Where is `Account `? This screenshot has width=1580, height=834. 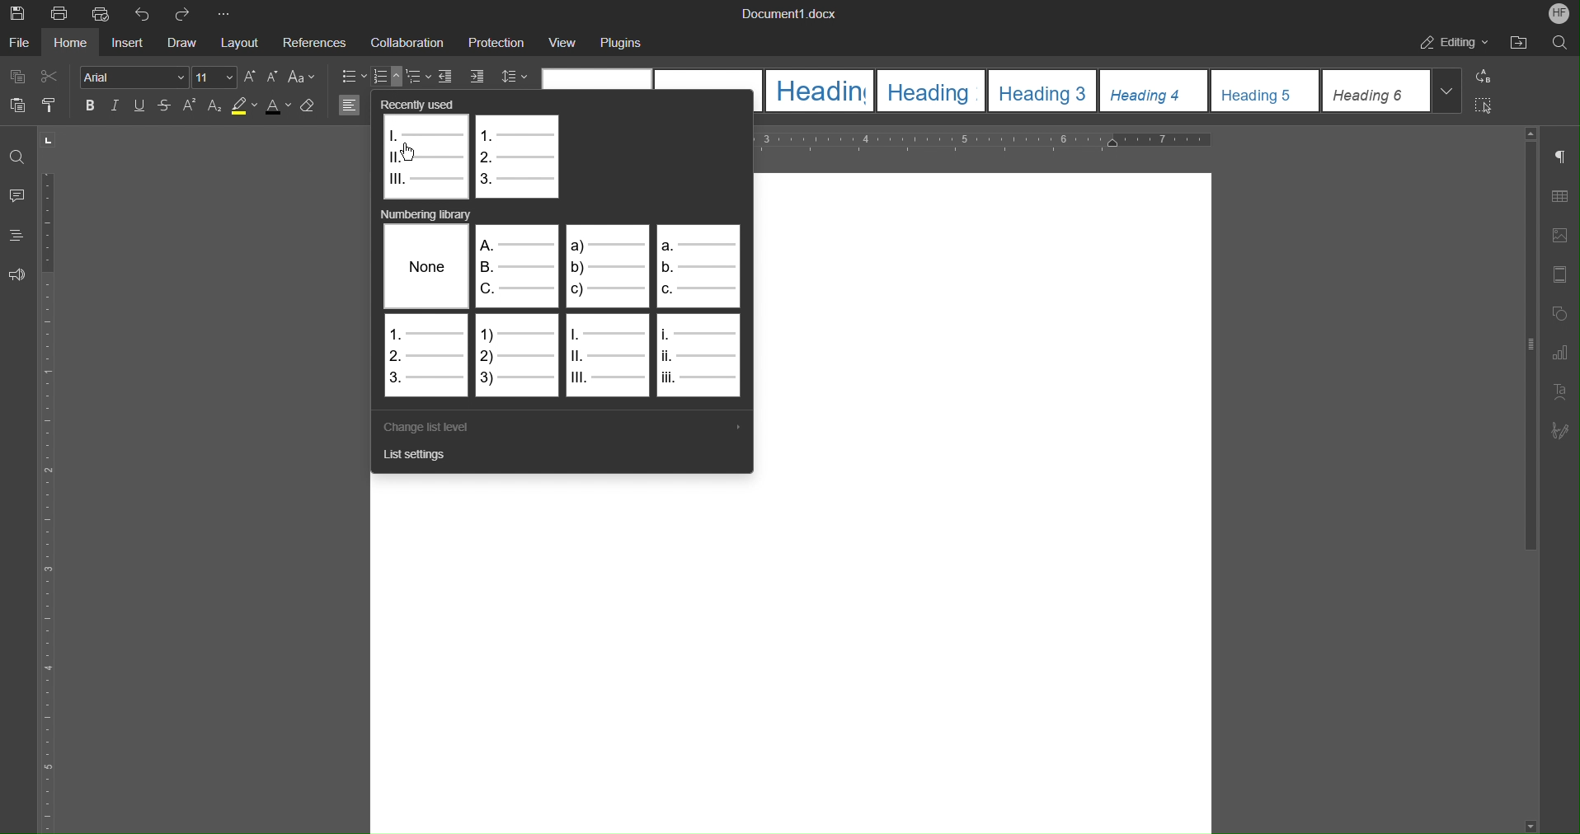
Account  is located at coordinates (1559, 15).